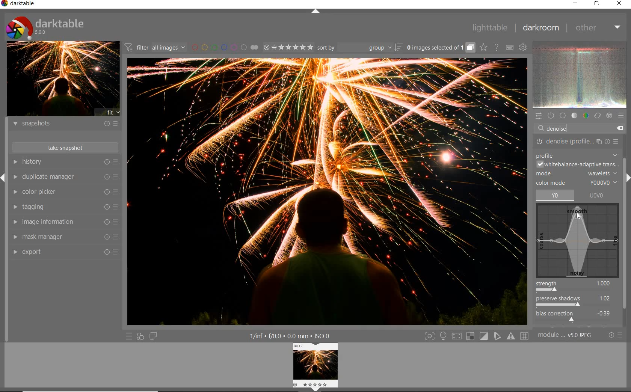 The height and width of the screenshot is (392, 631). I want to click on other, so click(598, 28).